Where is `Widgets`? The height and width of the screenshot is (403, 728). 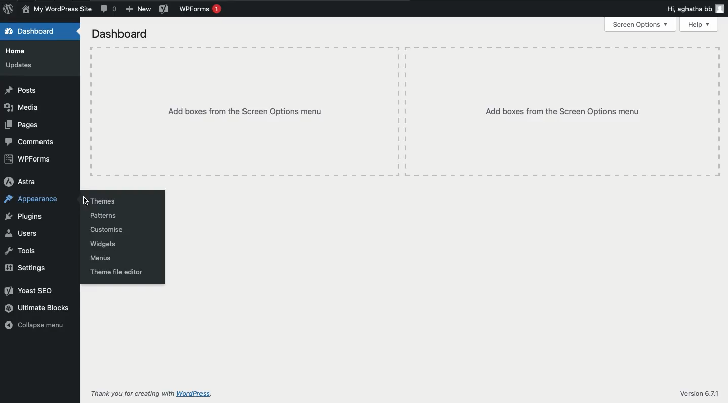 Widgets is located at coordinates (105, 244).